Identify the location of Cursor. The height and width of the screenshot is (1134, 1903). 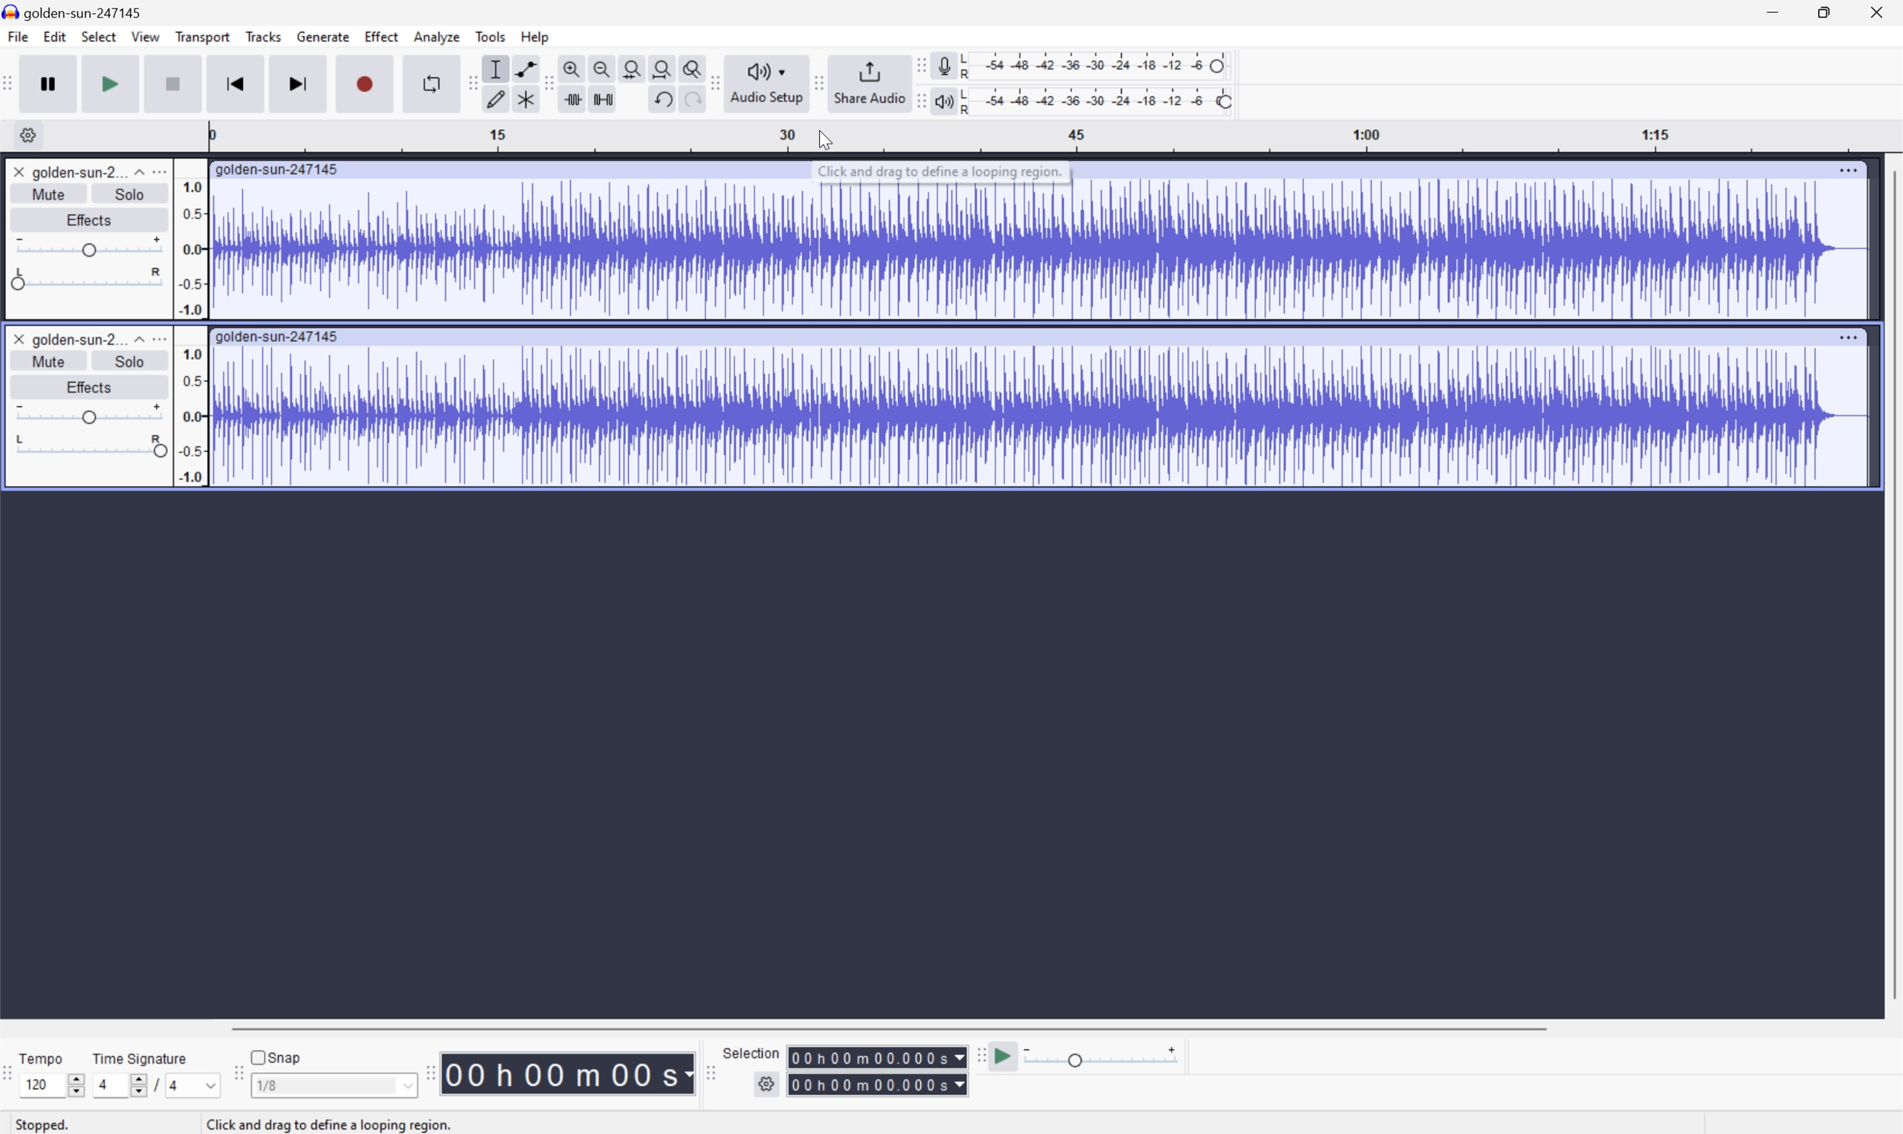
(822, 140).